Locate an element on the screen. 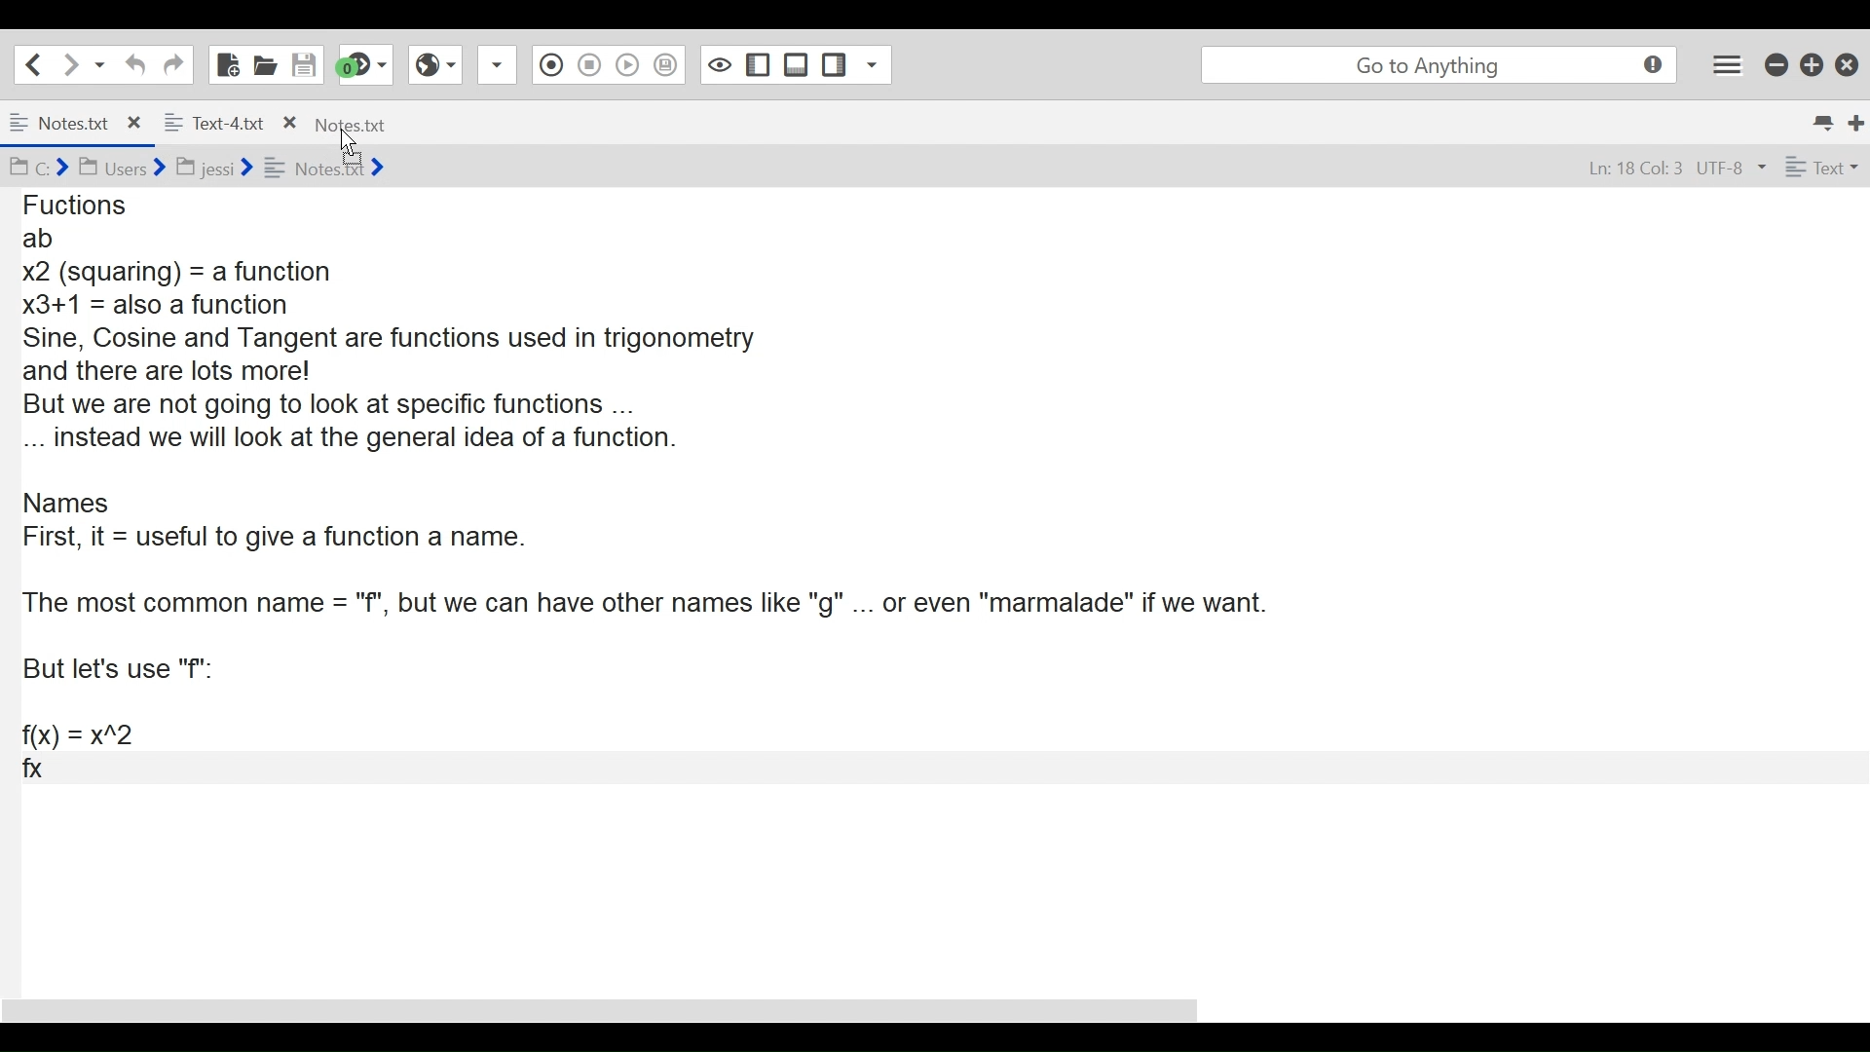  go to anything is located at coordinates (1434, 64).